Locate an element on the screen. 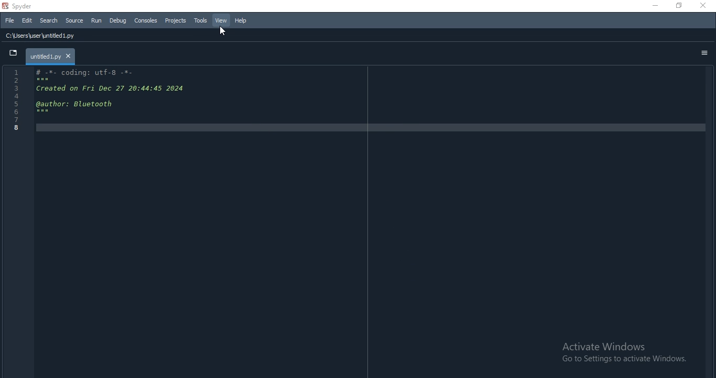 The image size is (716, 378). Tools is located at coordinates (201, 21).